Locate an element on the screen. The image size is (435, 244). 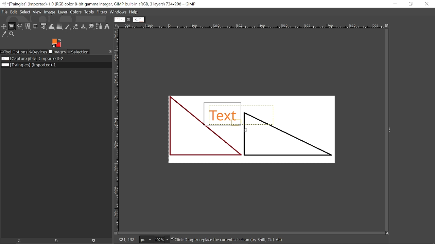
Wrap text tool is located at coordinates (52, 26).